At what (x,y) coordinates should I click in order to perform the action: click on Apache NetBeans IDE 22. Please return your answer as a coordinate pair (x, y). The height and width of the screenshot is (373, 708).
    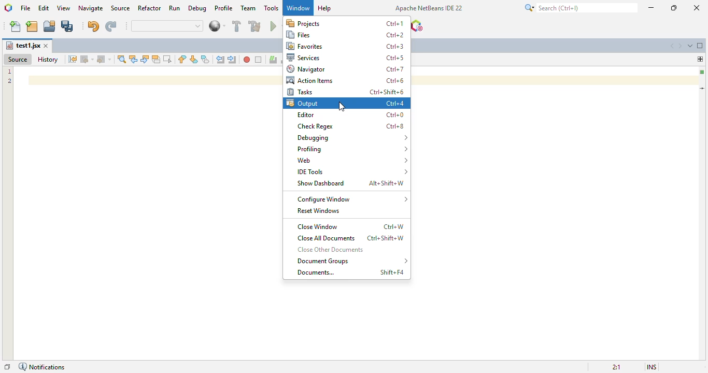
    Looking at the image, I should click on (428, 8).